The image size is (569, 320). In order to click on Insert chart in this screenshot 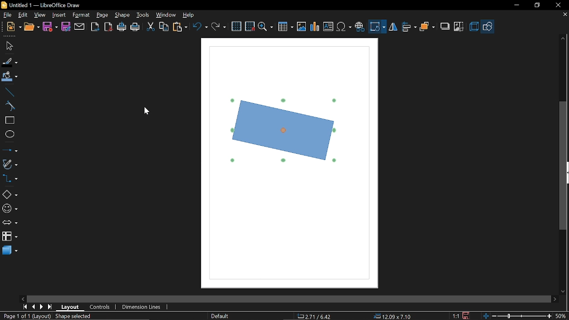, I will do `click(314, 27)`.